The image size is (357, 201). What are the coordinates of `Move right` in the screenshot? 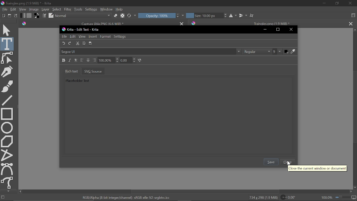 It's located at (350, 192).